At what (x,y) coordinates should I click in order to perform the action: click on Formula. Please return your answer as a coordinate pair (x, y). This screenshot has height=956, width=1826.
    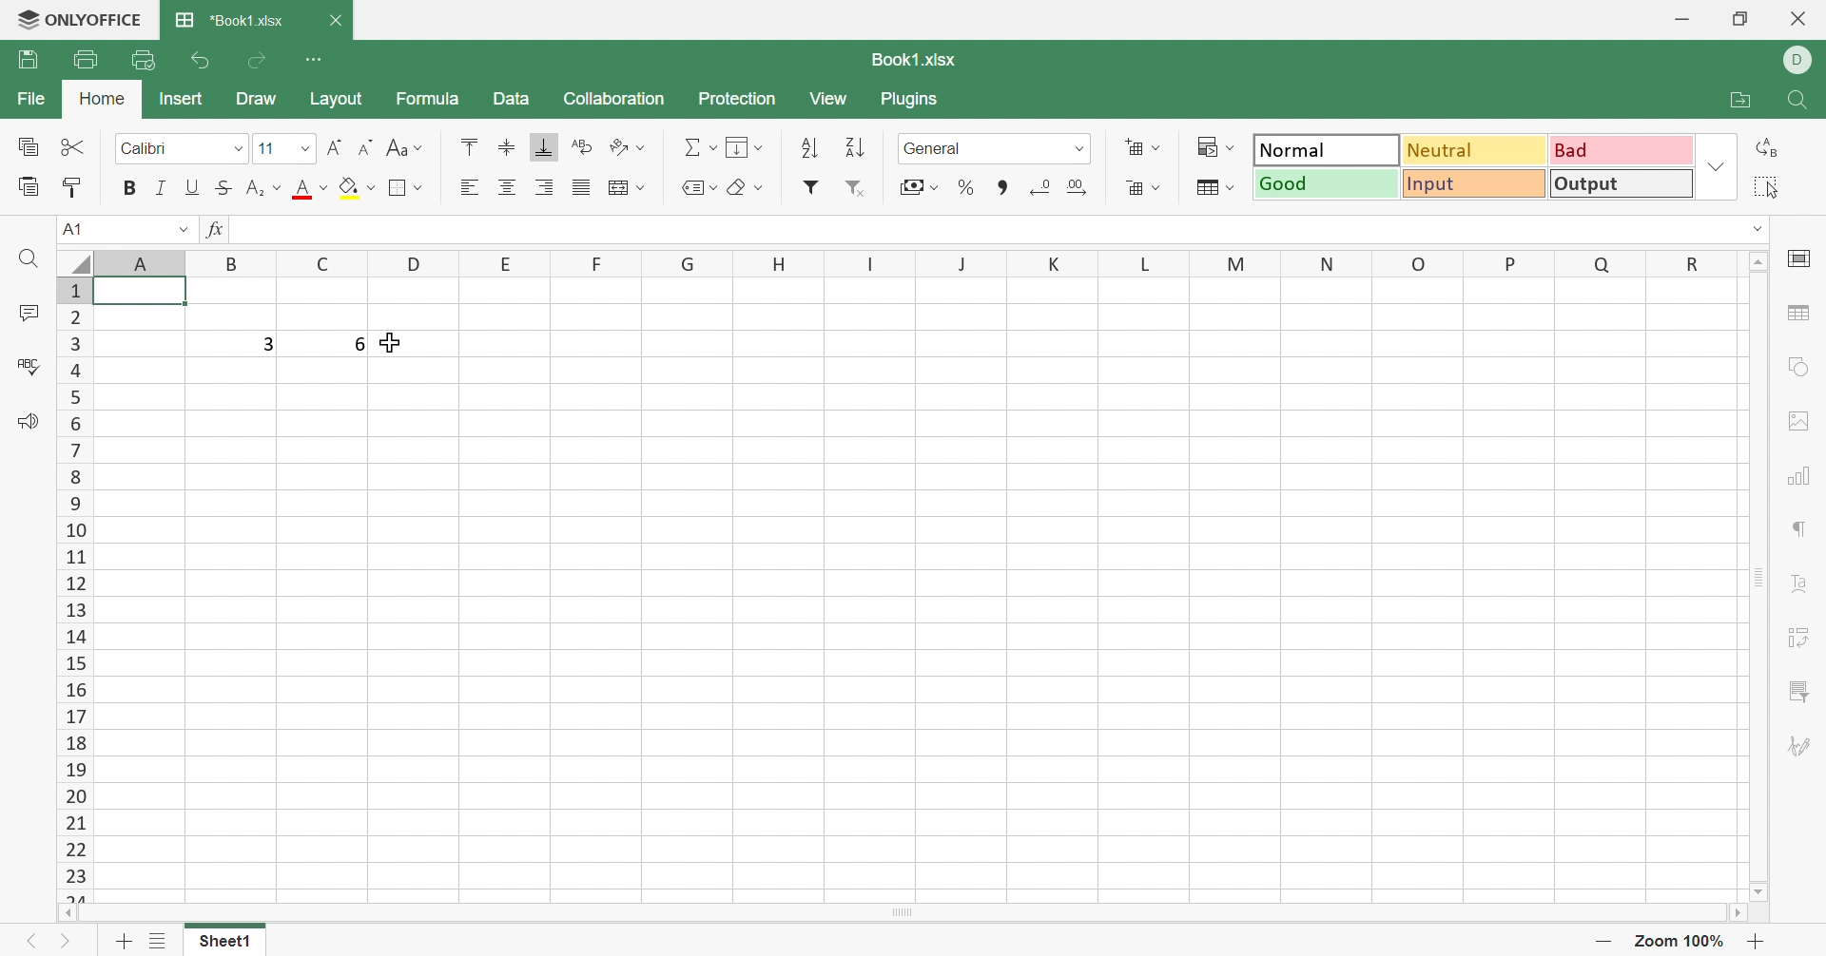
    Looking at the image, I should click on (428, 98).